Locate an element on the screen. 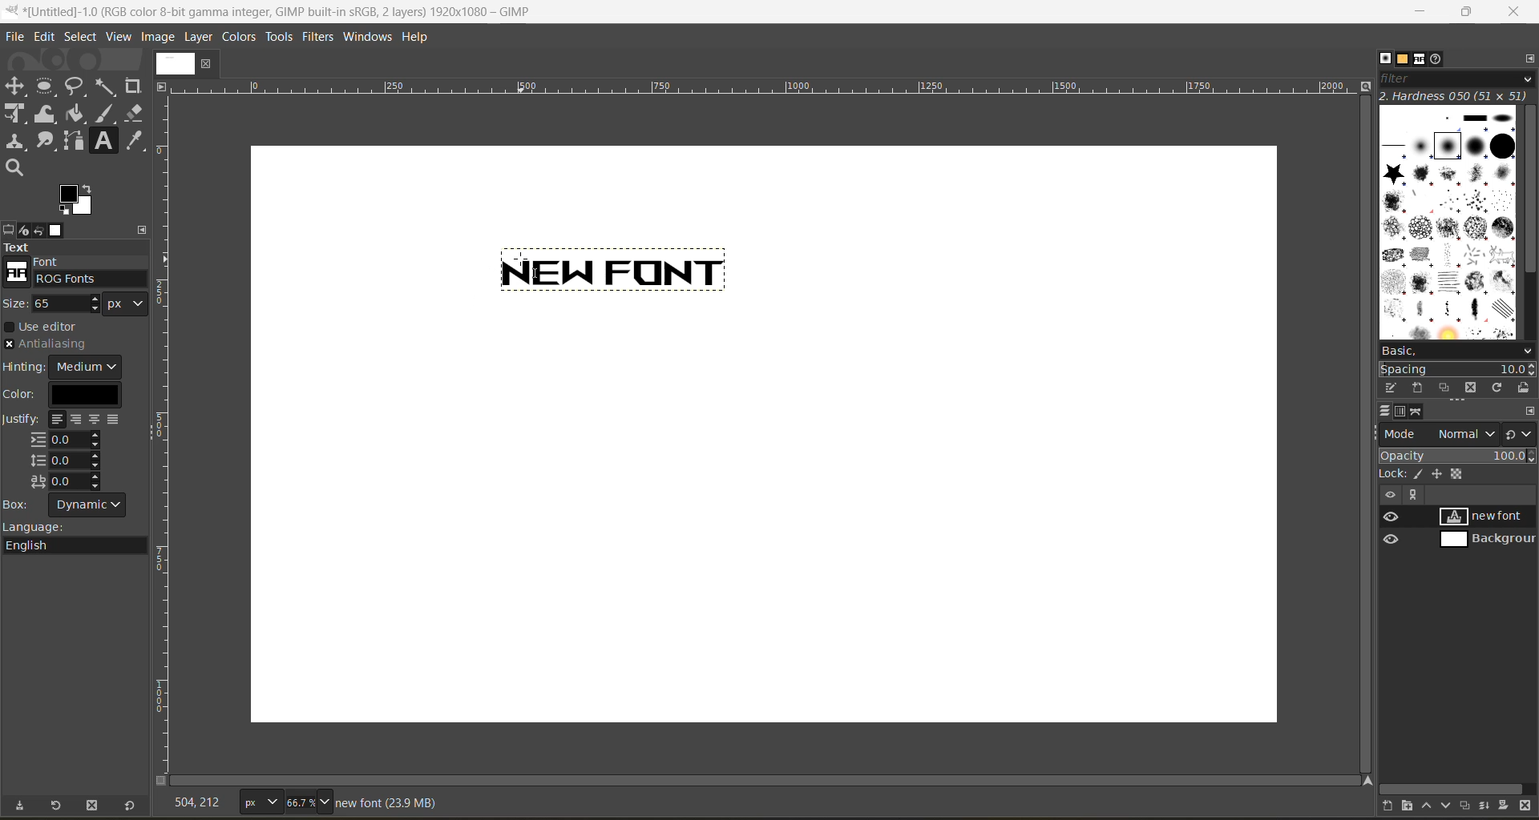 This screenshot has width=1539, height=820. image is located at coordinates (174, 63).